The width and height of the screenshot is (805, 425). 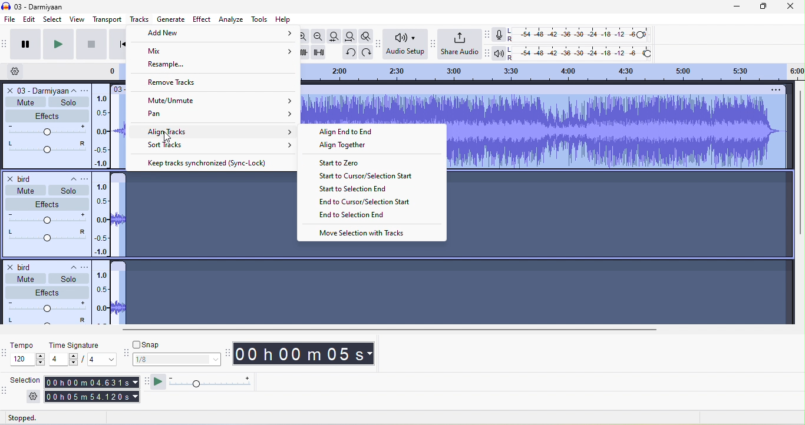 I want to click on open menu, so click(x=85, y=265).